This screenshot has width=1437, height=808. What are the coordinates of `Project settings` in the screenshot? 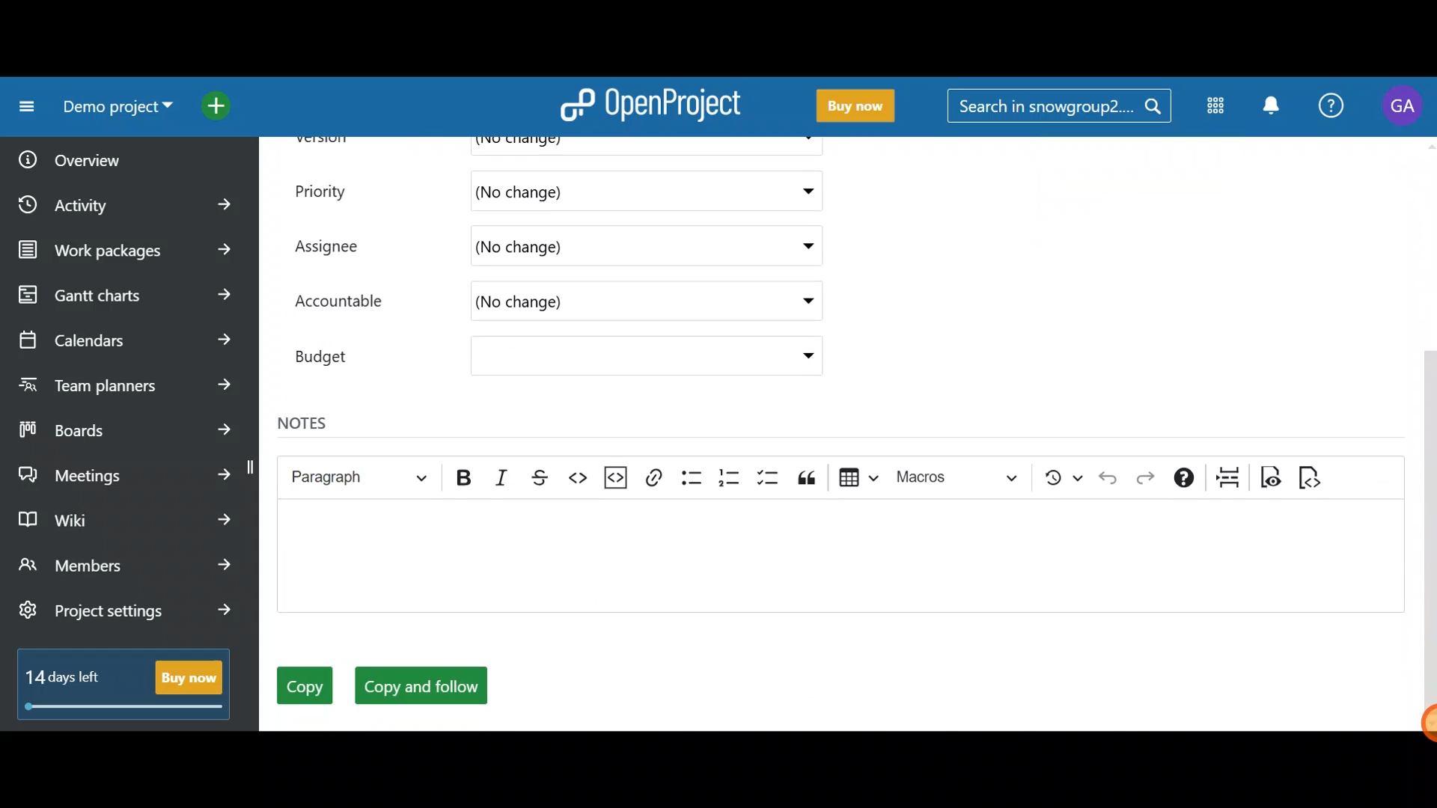 It's located at (138, 620).